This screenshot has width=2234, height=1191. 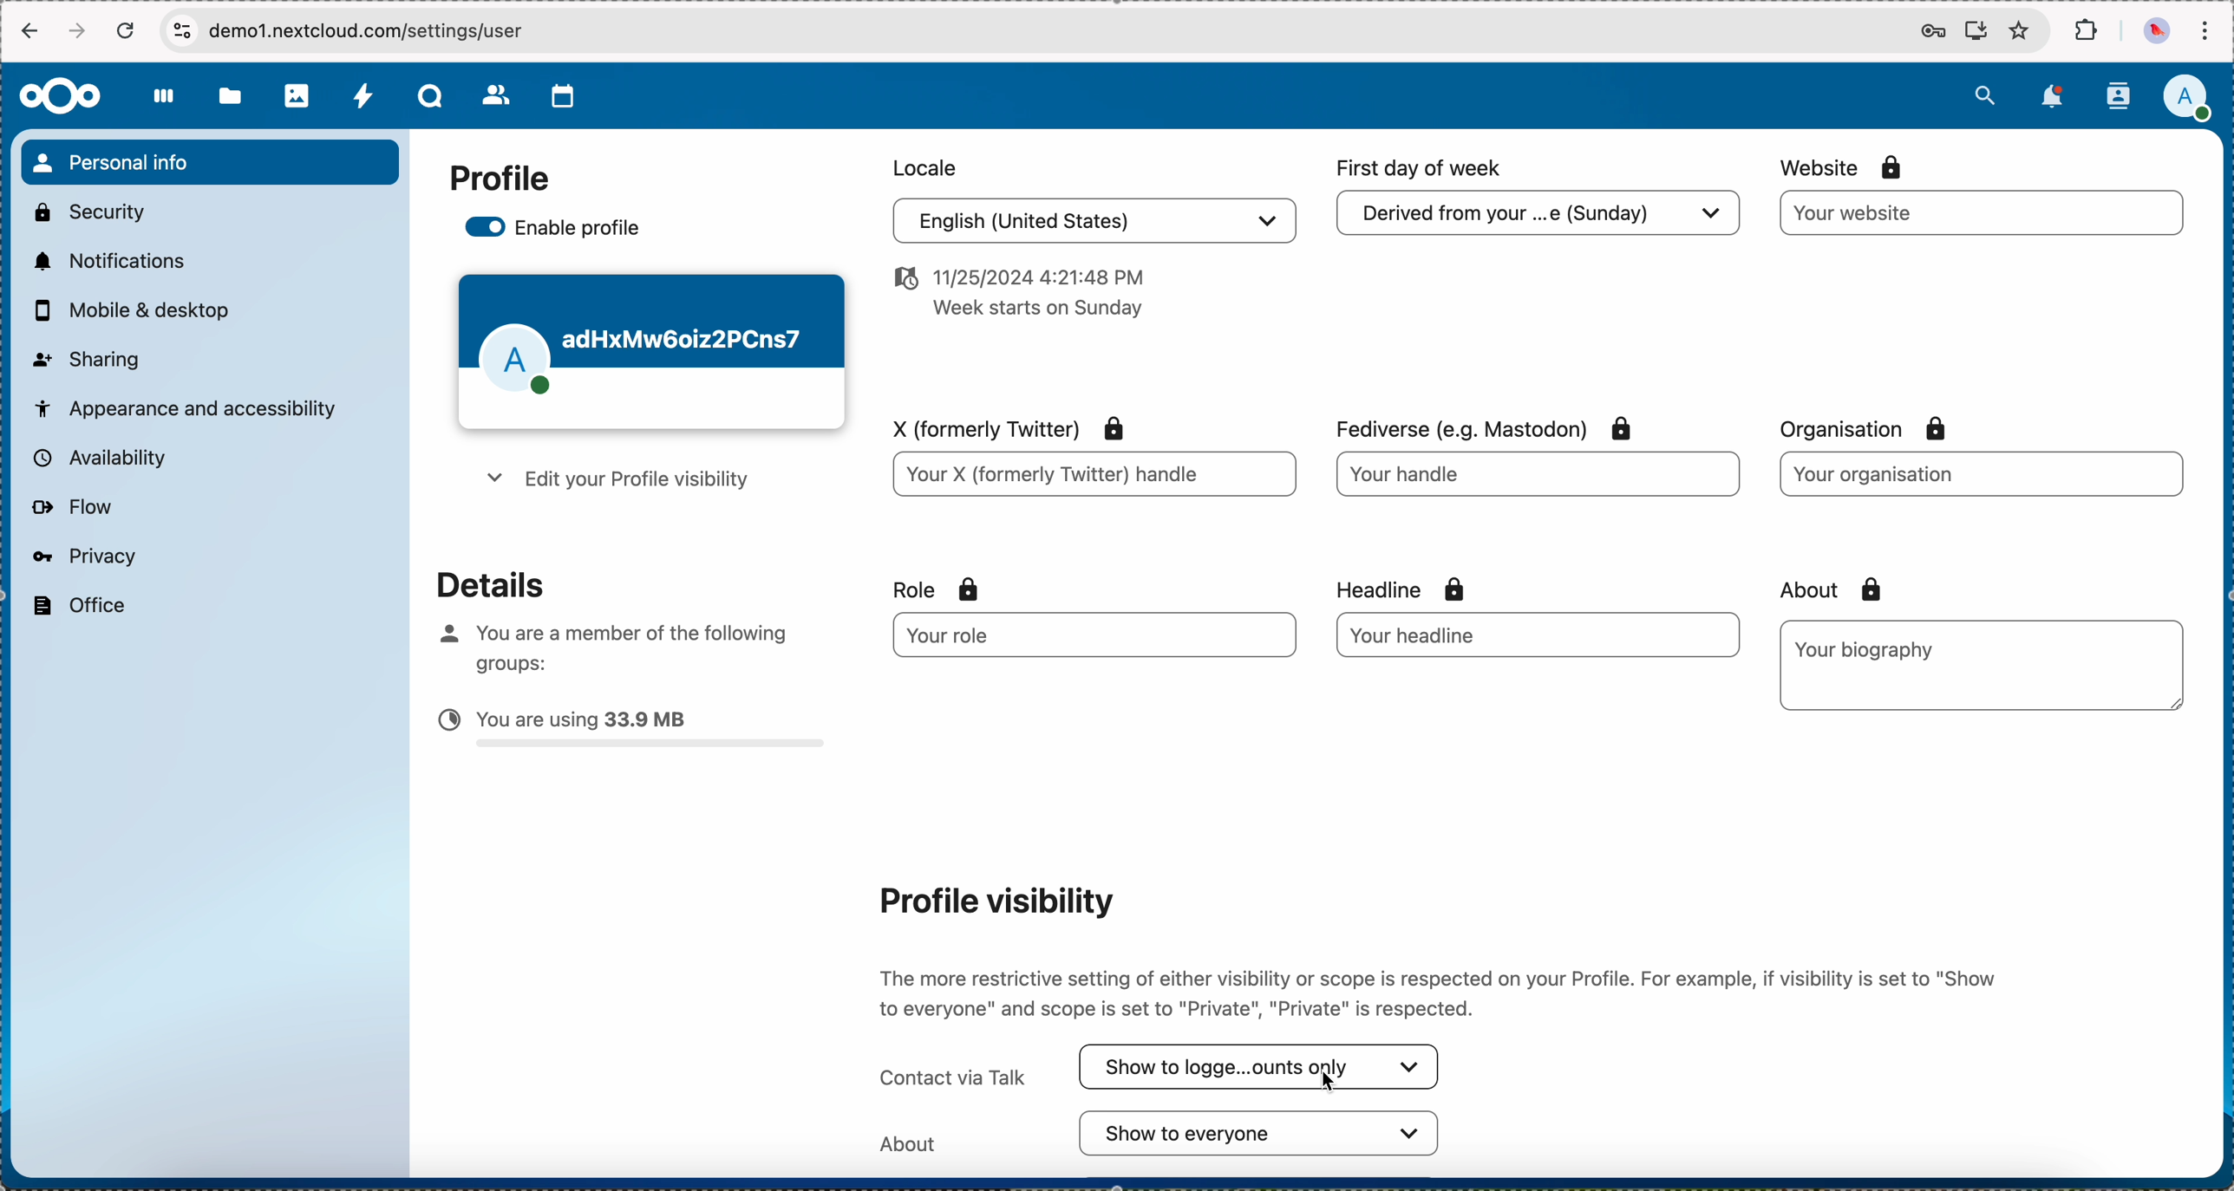 I want to click on your handle, so click(x=1542, y=480).